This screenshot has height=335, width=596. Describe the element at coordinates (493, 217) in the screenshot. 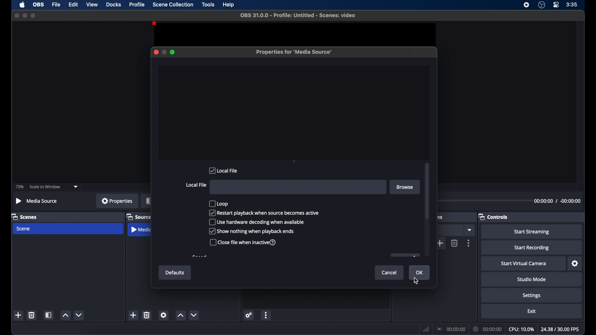

I see `controls` at that location.